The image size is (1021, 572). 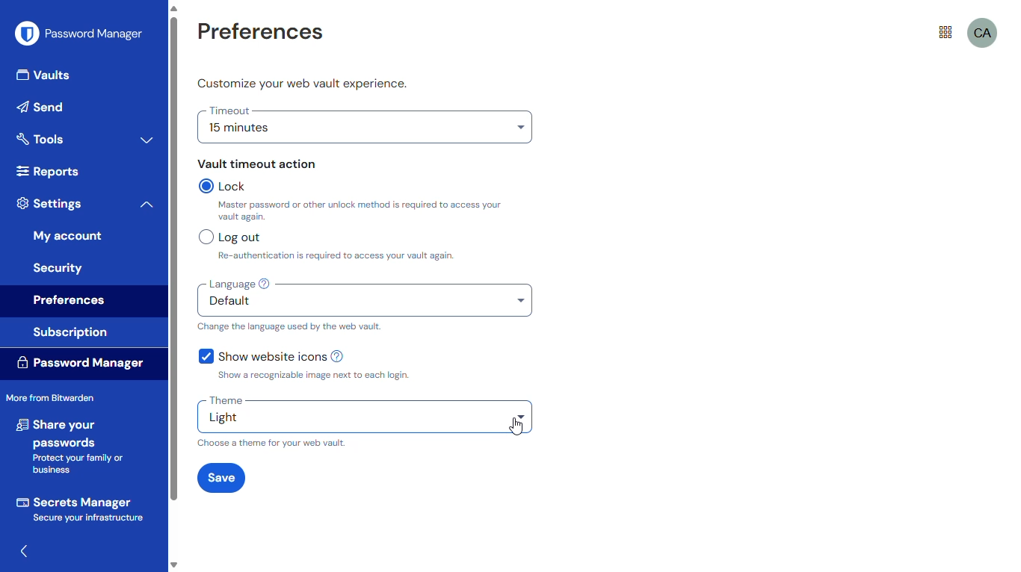 I want to click on lock, so click(x=226, y=186).